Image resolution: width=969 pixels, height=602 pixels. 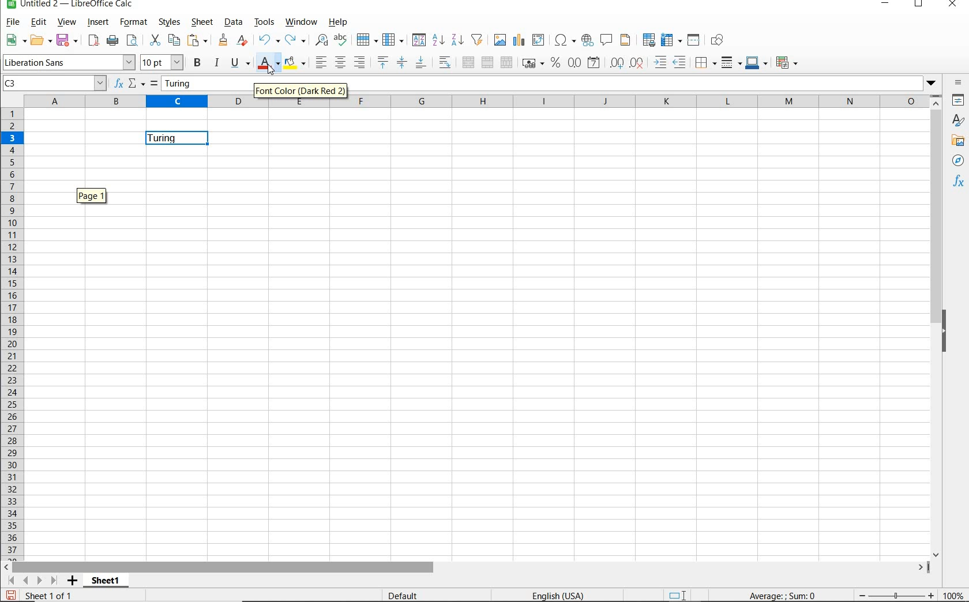 What do you see at coordinates (99, 22) in the screenshot?
I see `INSERT` at bounding box center [99, 22].